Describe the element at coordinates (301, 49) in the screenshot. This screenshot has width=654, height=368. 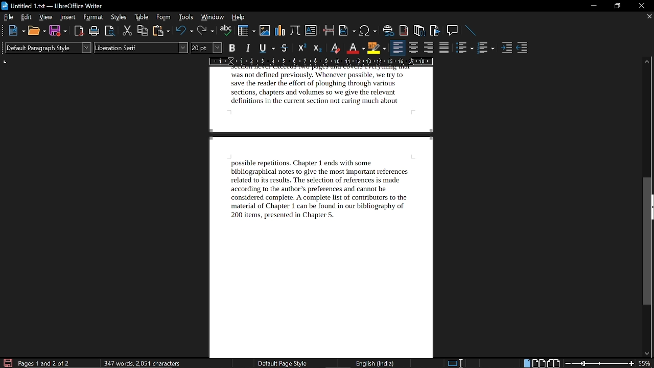
I see `superscript` at that location.